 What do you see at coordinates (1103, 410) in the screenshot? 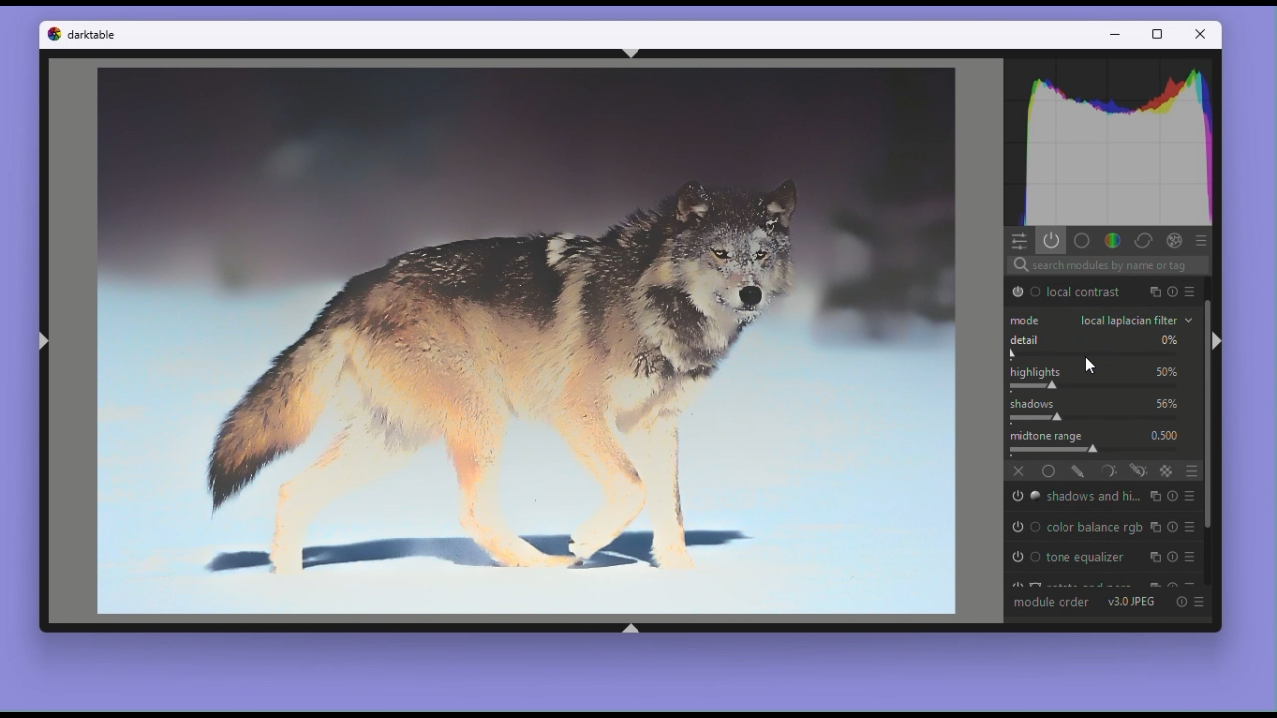
I see `Shadows` at bounding box center [1103, 410].